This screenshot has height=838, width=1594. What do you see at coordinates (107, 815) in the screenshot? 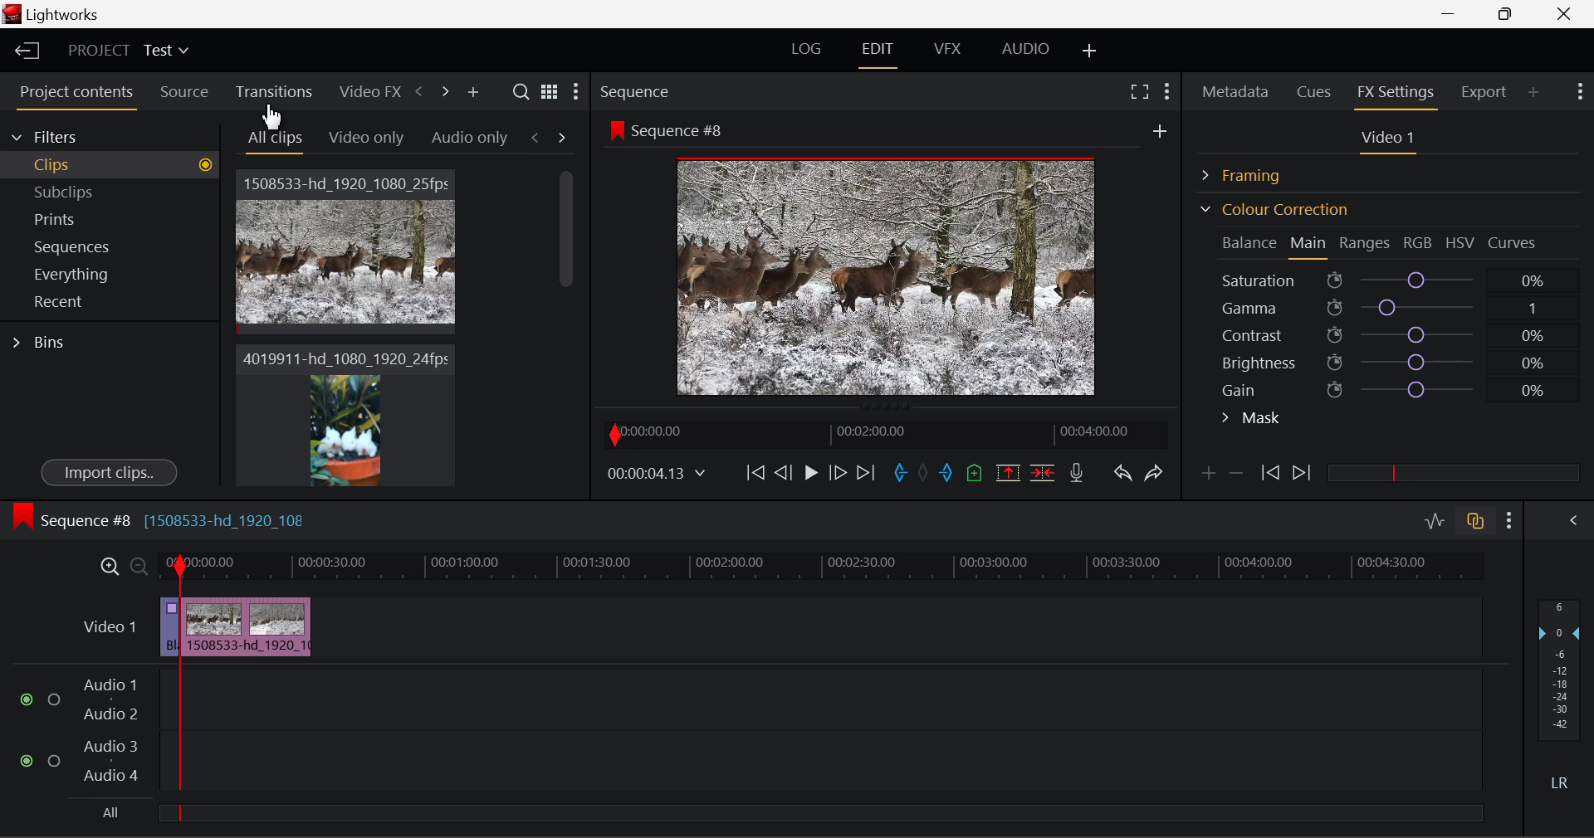
I see `All` at bounding box center [107, 815].